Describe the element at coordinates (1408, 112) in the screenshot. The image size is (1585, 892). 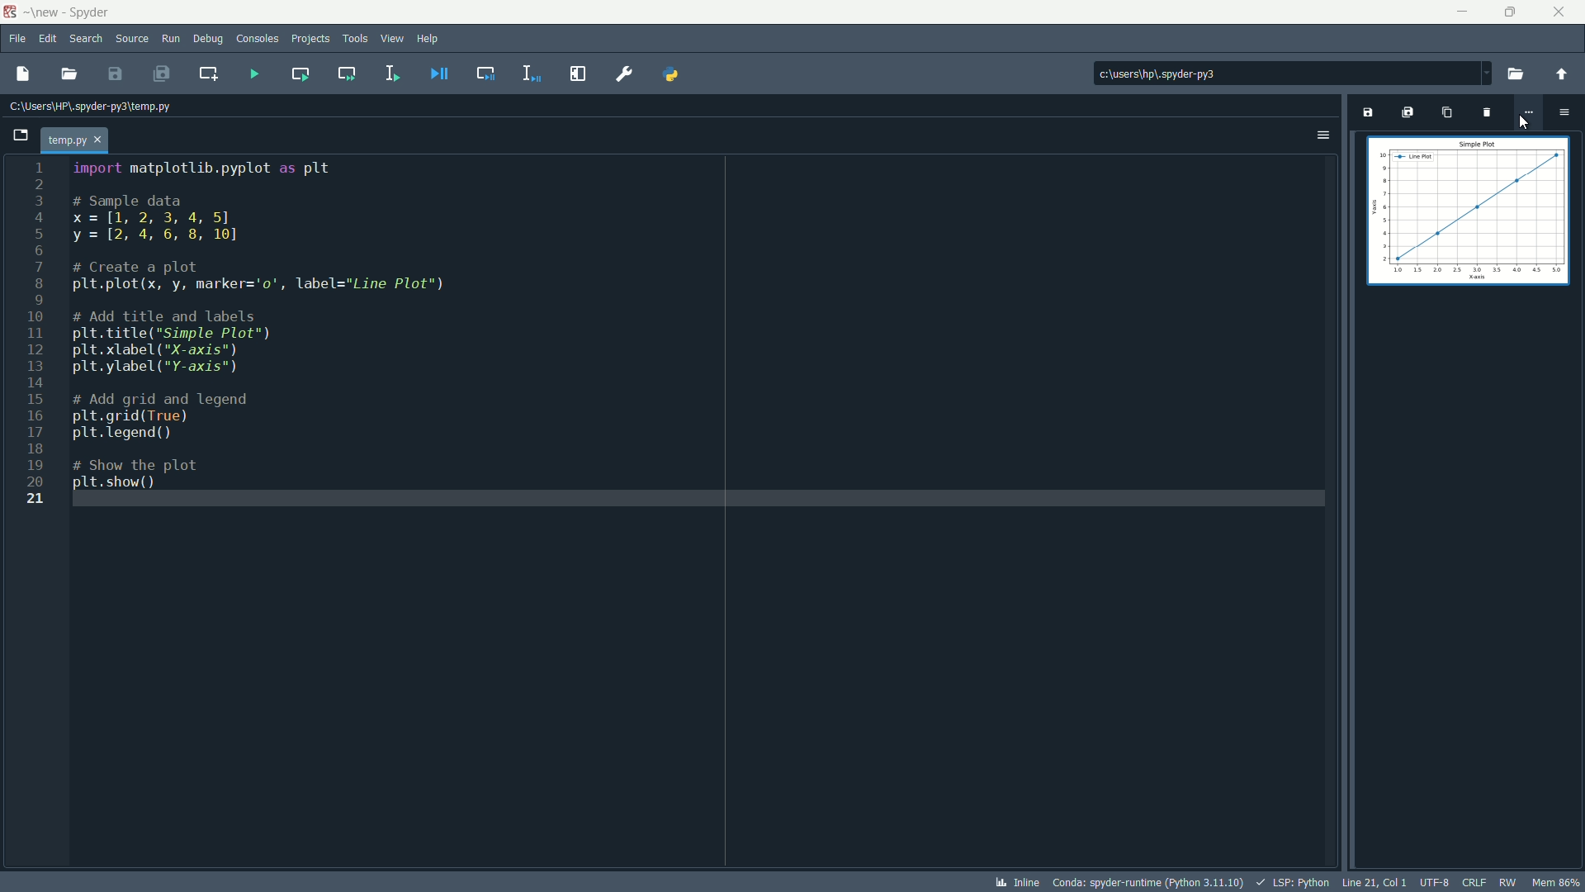
I see `save all plots` at that location.